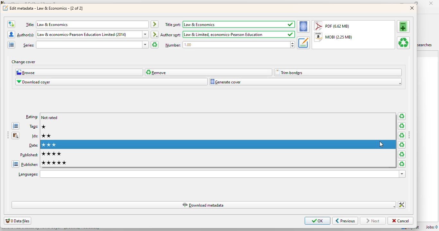  Describe the element at coordinates (303, 43) in the screenshot. I see `set the metadata for the book from the selected format` at that location.